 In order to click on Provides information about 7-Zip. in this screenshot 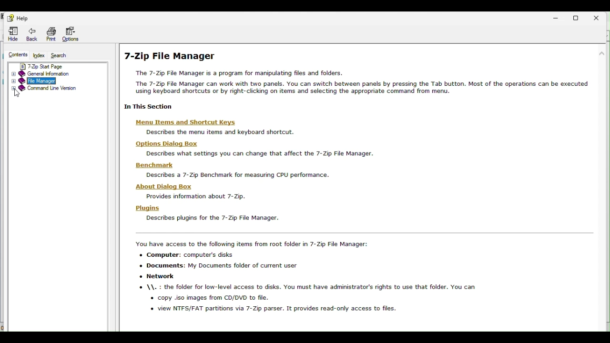, I will do `click(195, 197)`.